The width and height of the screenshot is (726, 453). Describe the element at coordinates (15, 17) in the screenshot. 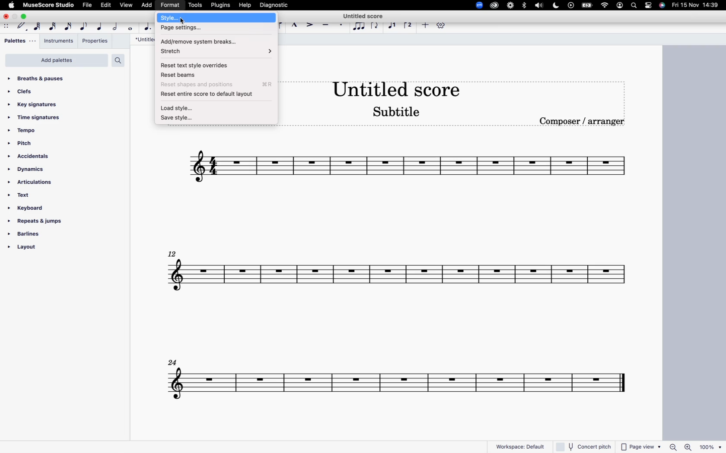

I see `minimize` at that location.